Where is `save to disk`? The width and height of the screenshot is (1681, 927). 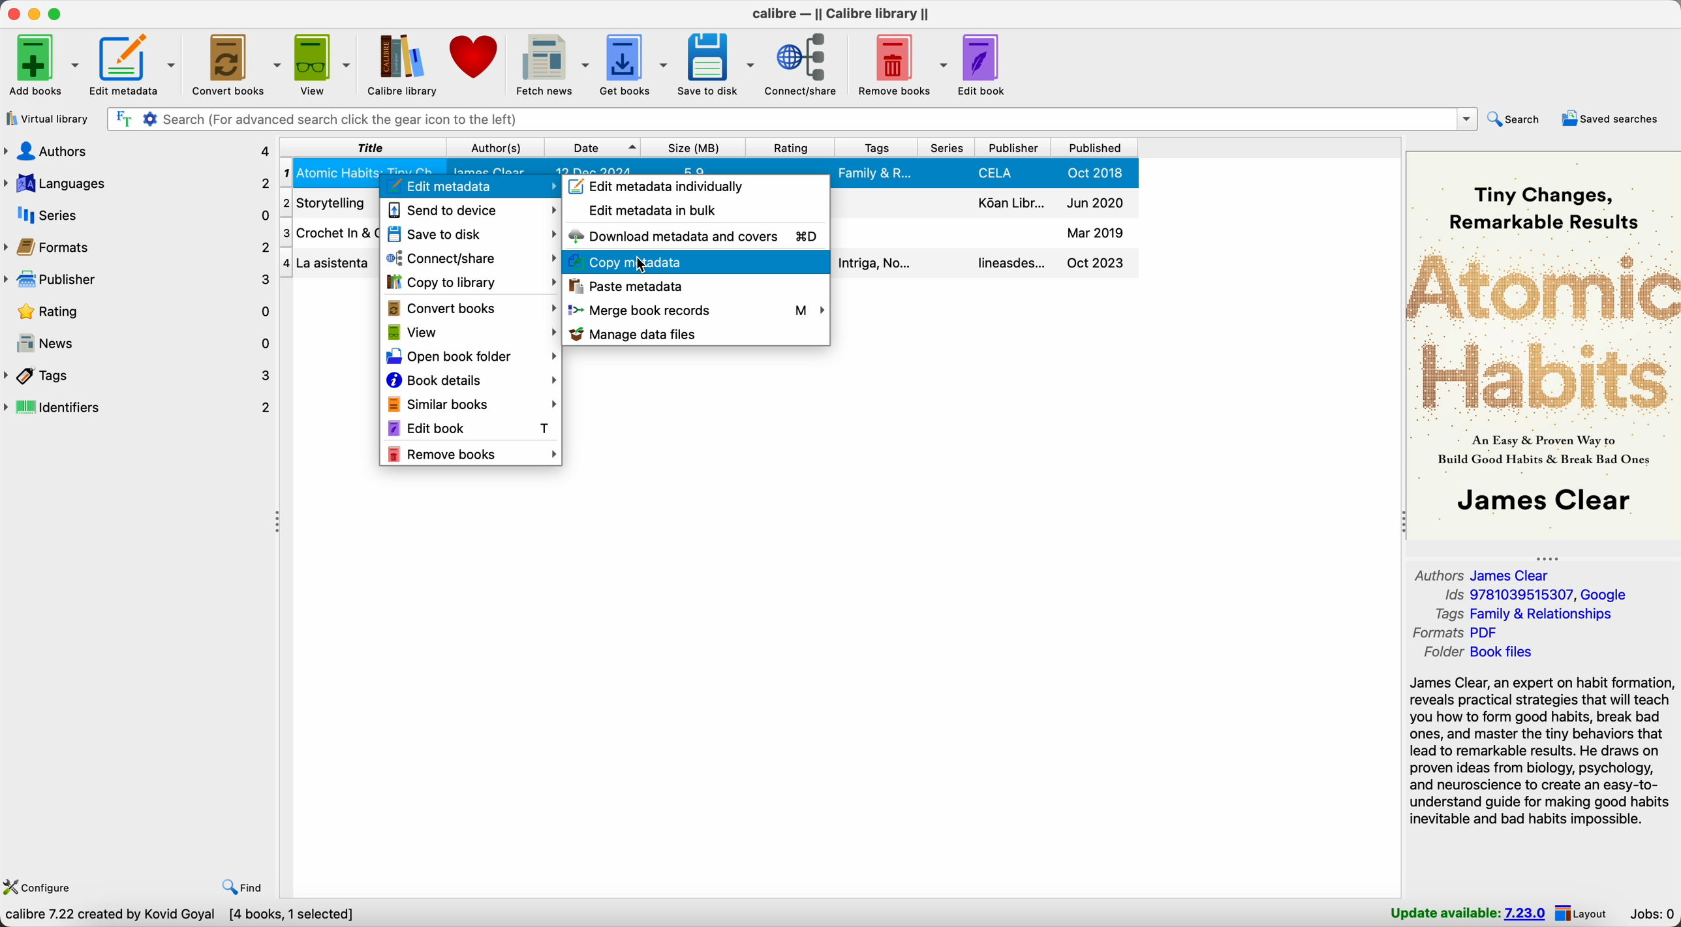 save to disk is located at coordinates (715, 63).